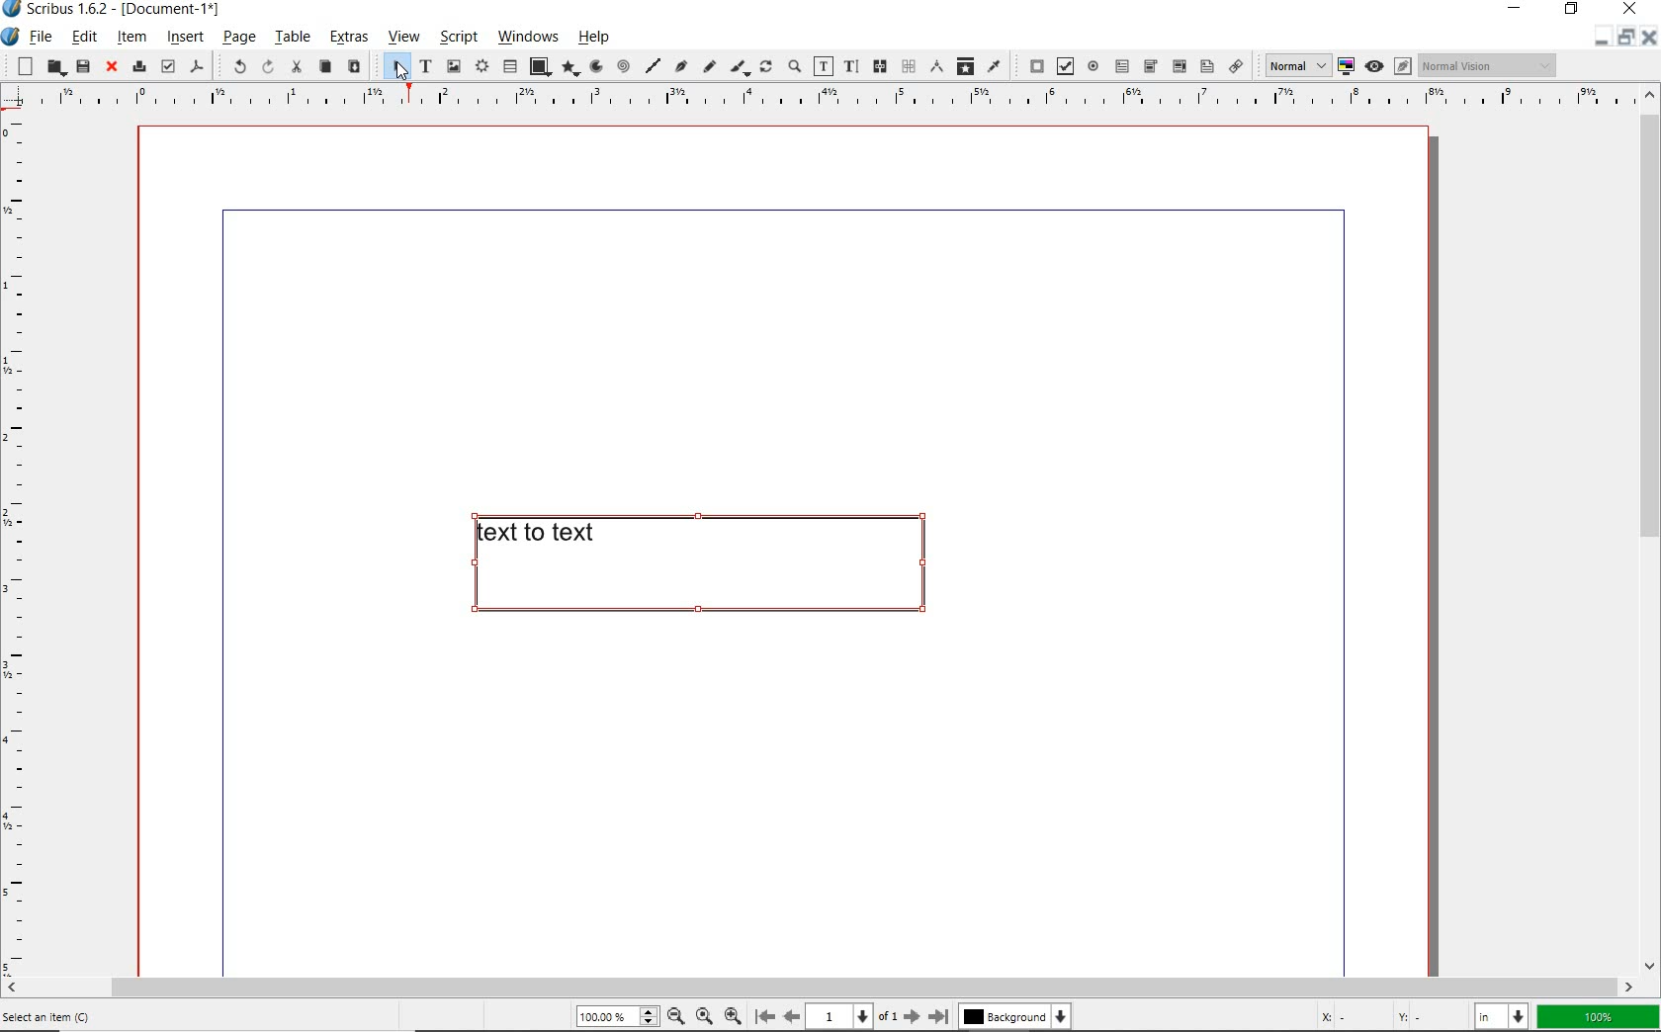 Image resolution: width=1661 pixels, height=1032 pixels. Describe the element at coordinates (402, 40) in the screenshot. I see `view` at that location.